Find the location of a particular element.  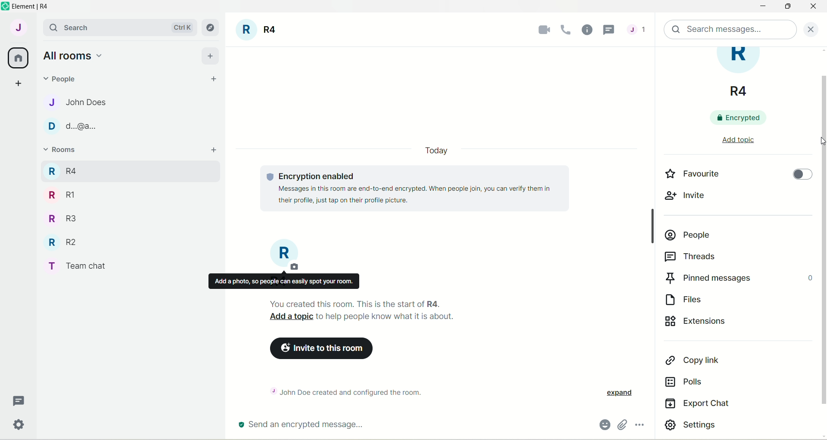

vertical scroll bar is located at coordinates (822, 243).